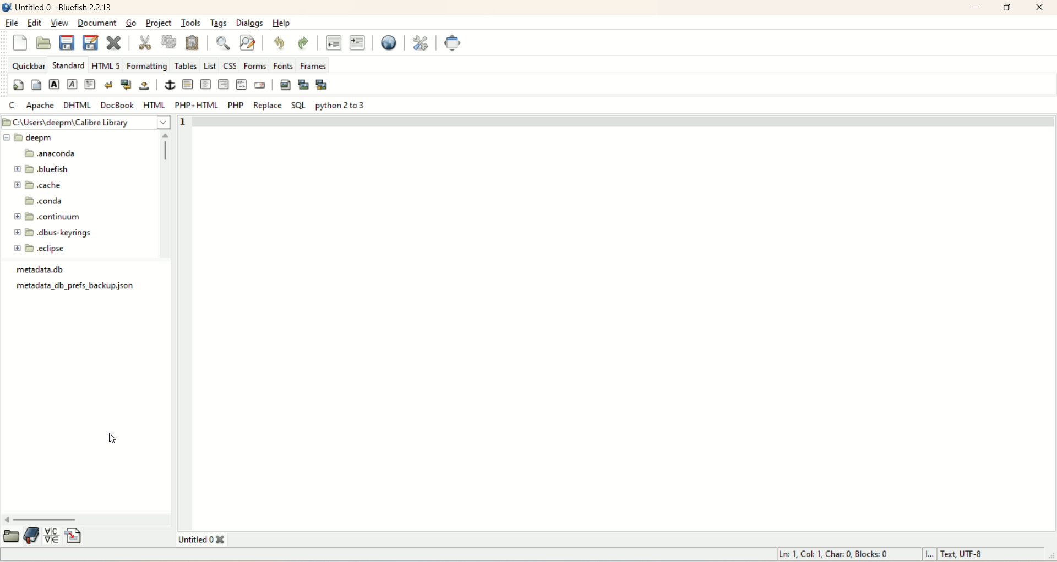 The image size is (1057, 562). I want to click on anchor/hyperlink, so click(170, 85).